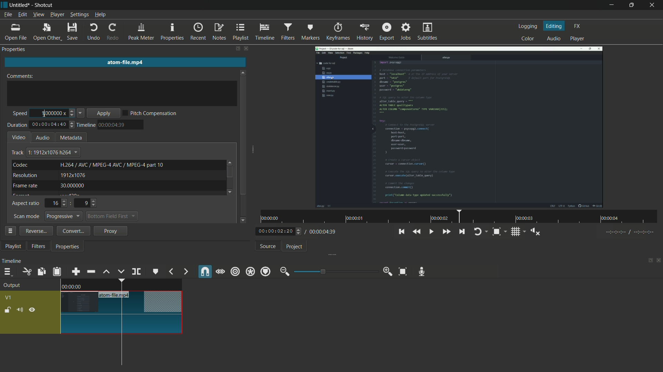 Image resolution: width=663 pixels, height=372 pixels. I want to click on time, so click(461, 217).